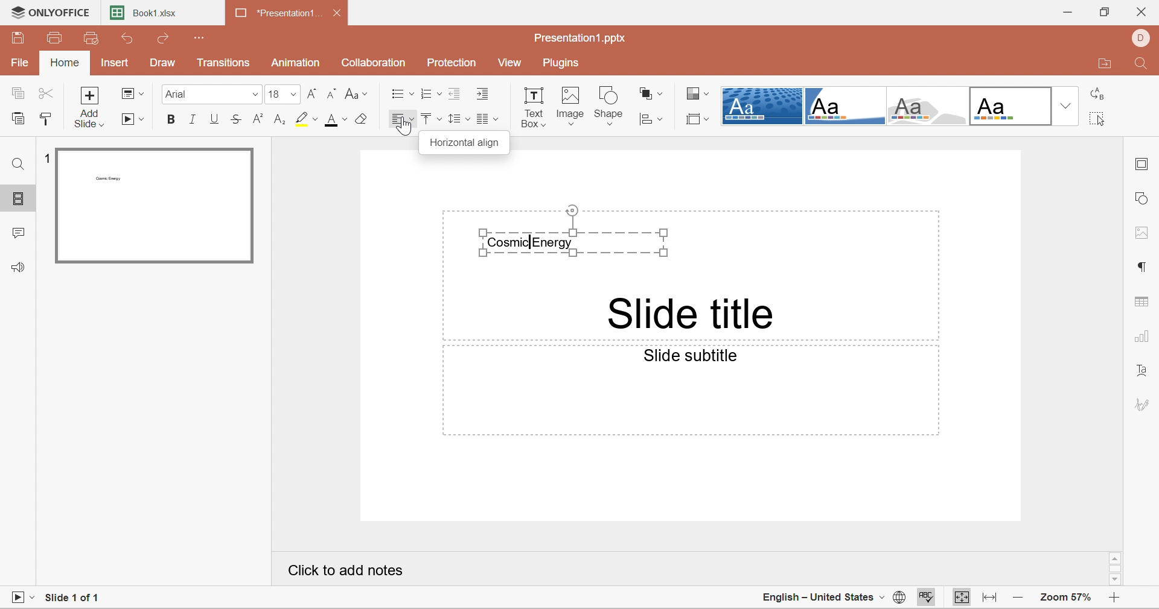 The height and width of the screenshot is (609, 1159). What do you see at coordinates (584, 40) in the screenshot?
I see `Presentation1.pptx` at bounding box center [584, 40].